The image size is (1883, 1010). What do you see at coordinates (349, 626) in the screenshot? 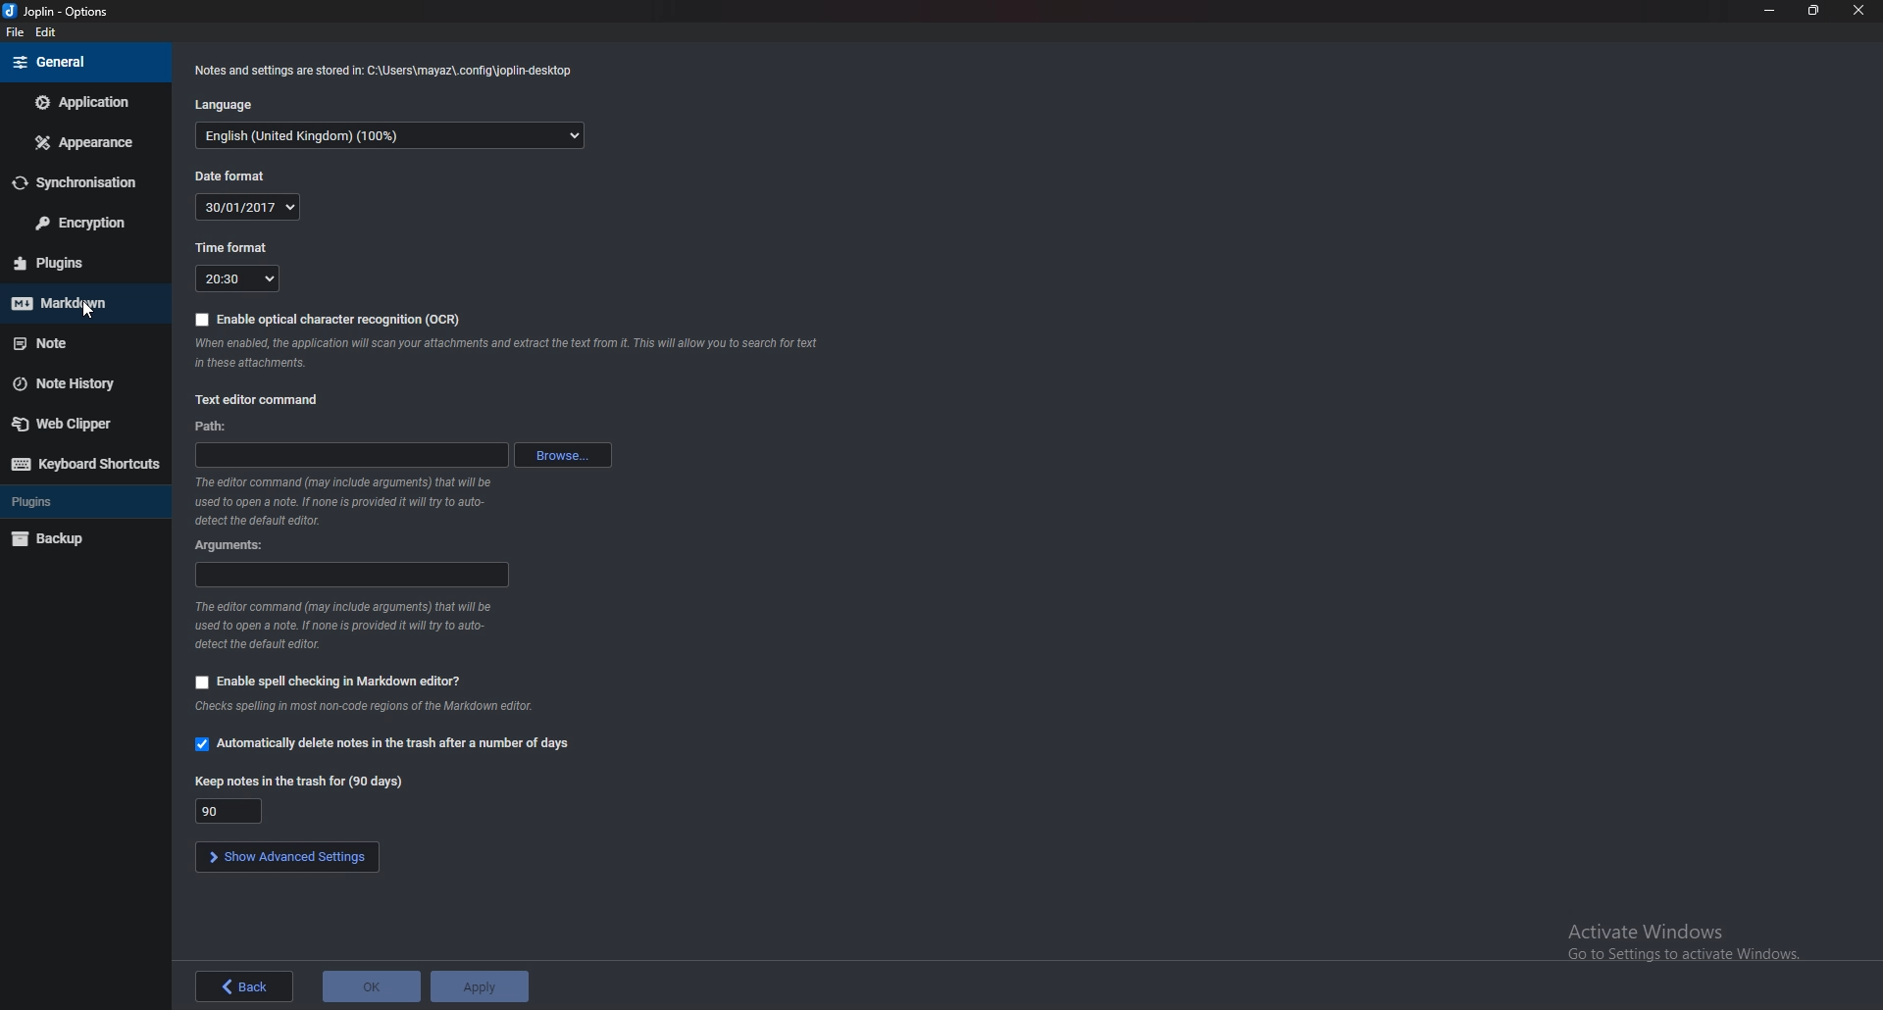
I see `info` at bounding box center [349, 626].